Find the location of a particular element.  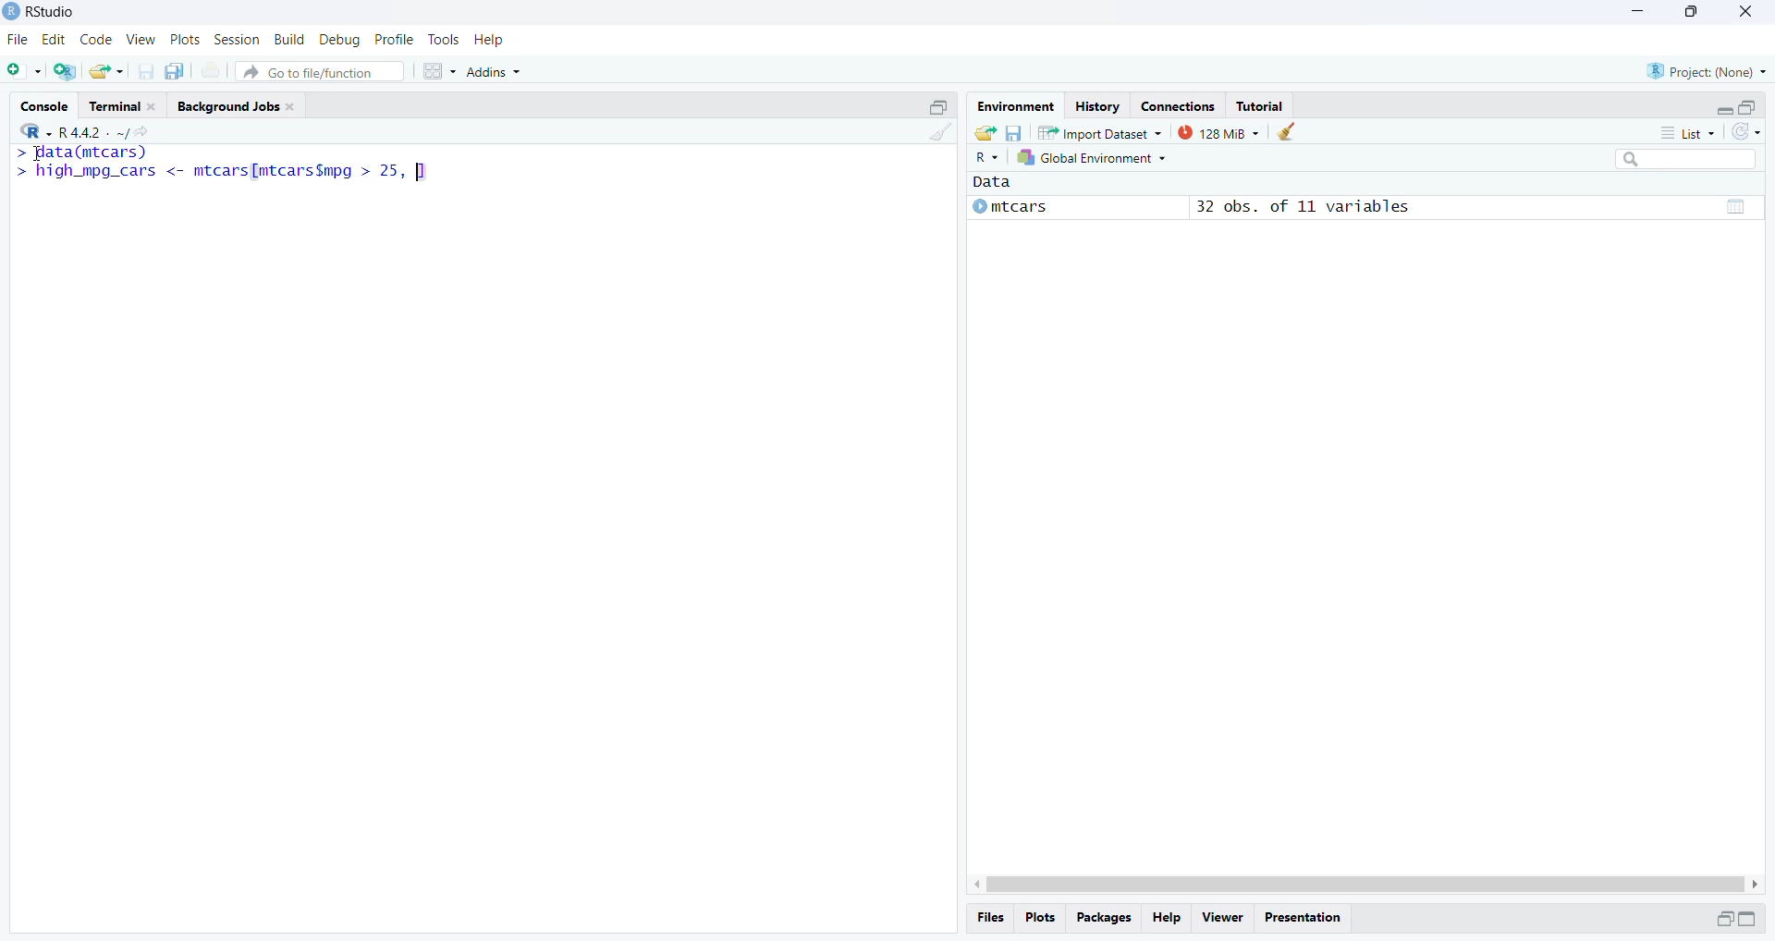

minimize is located at coordinates (938, 105).